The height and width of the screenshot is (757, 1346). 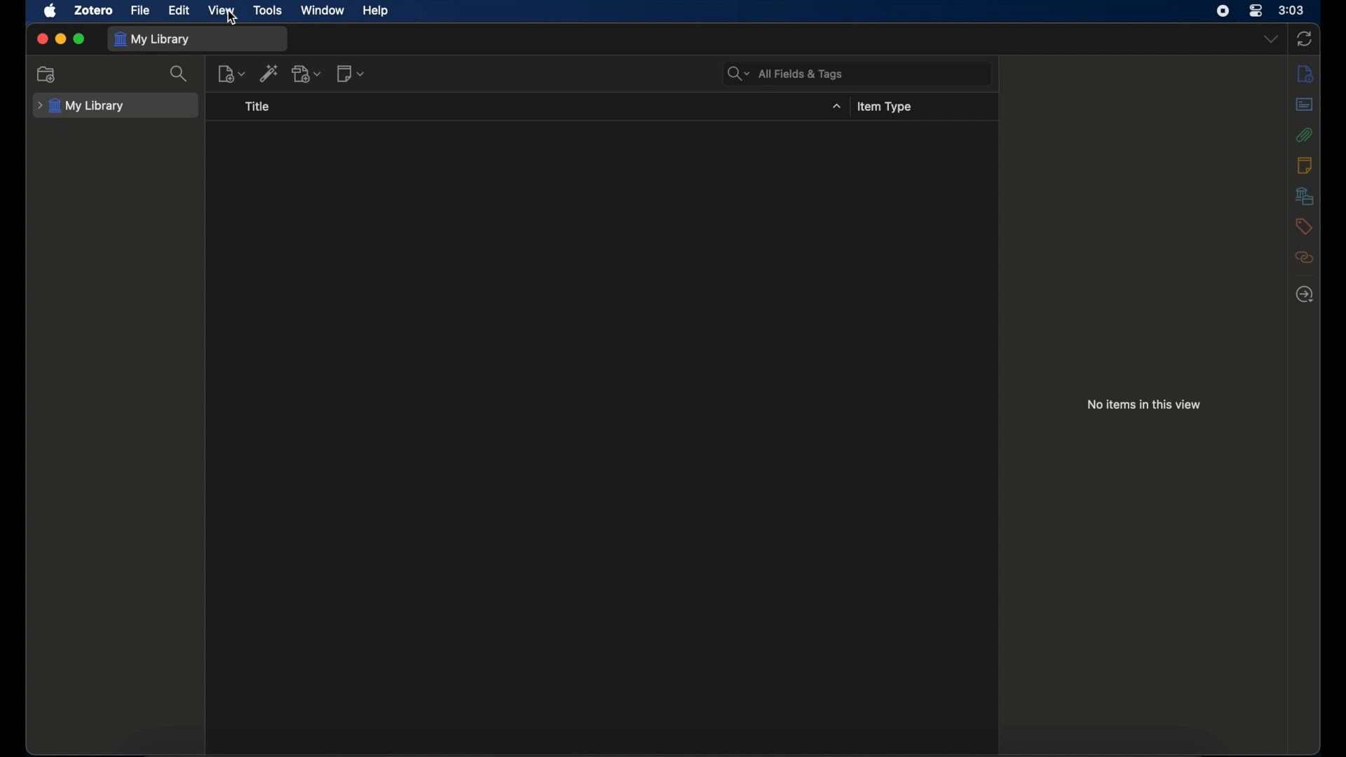 What do you see at coordinates (785, 74) in the screenshot?
I see `all fields & tags` at bounding box center [785, 74].